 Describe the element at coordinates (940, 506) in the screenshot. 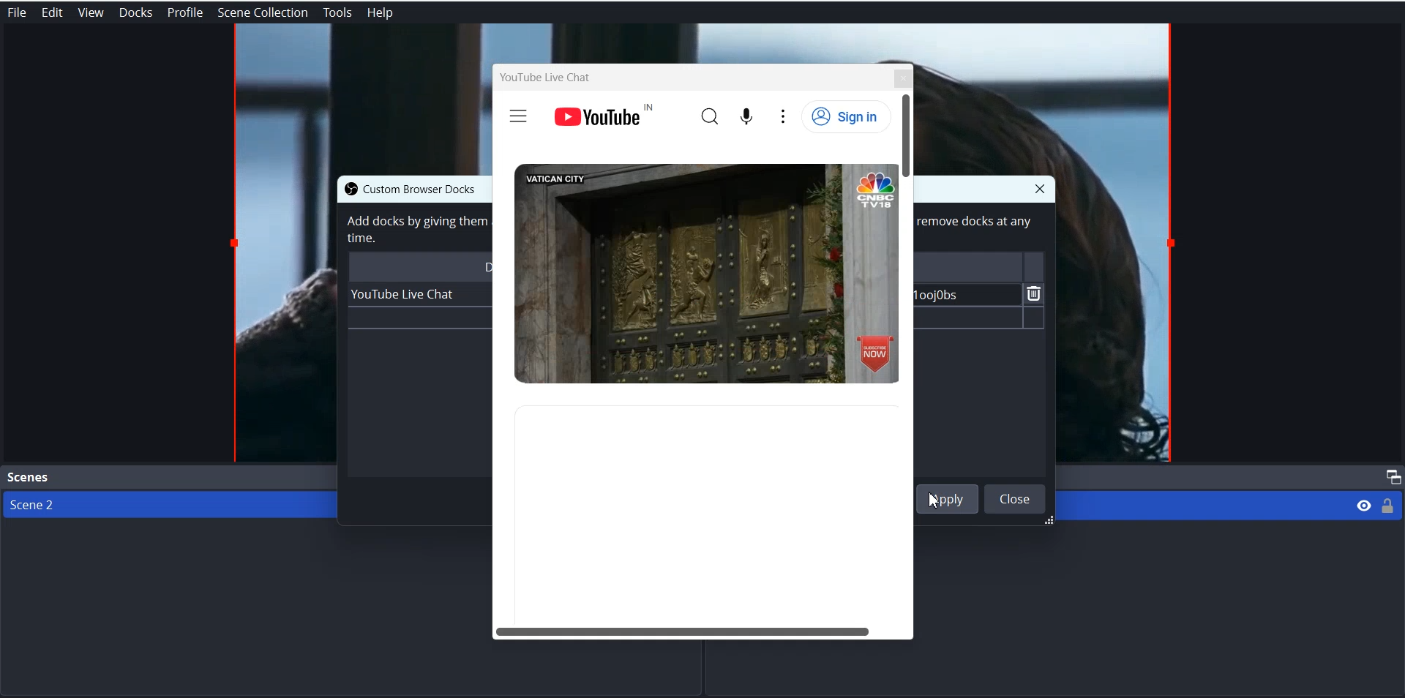

I see `Cursor` at that location.